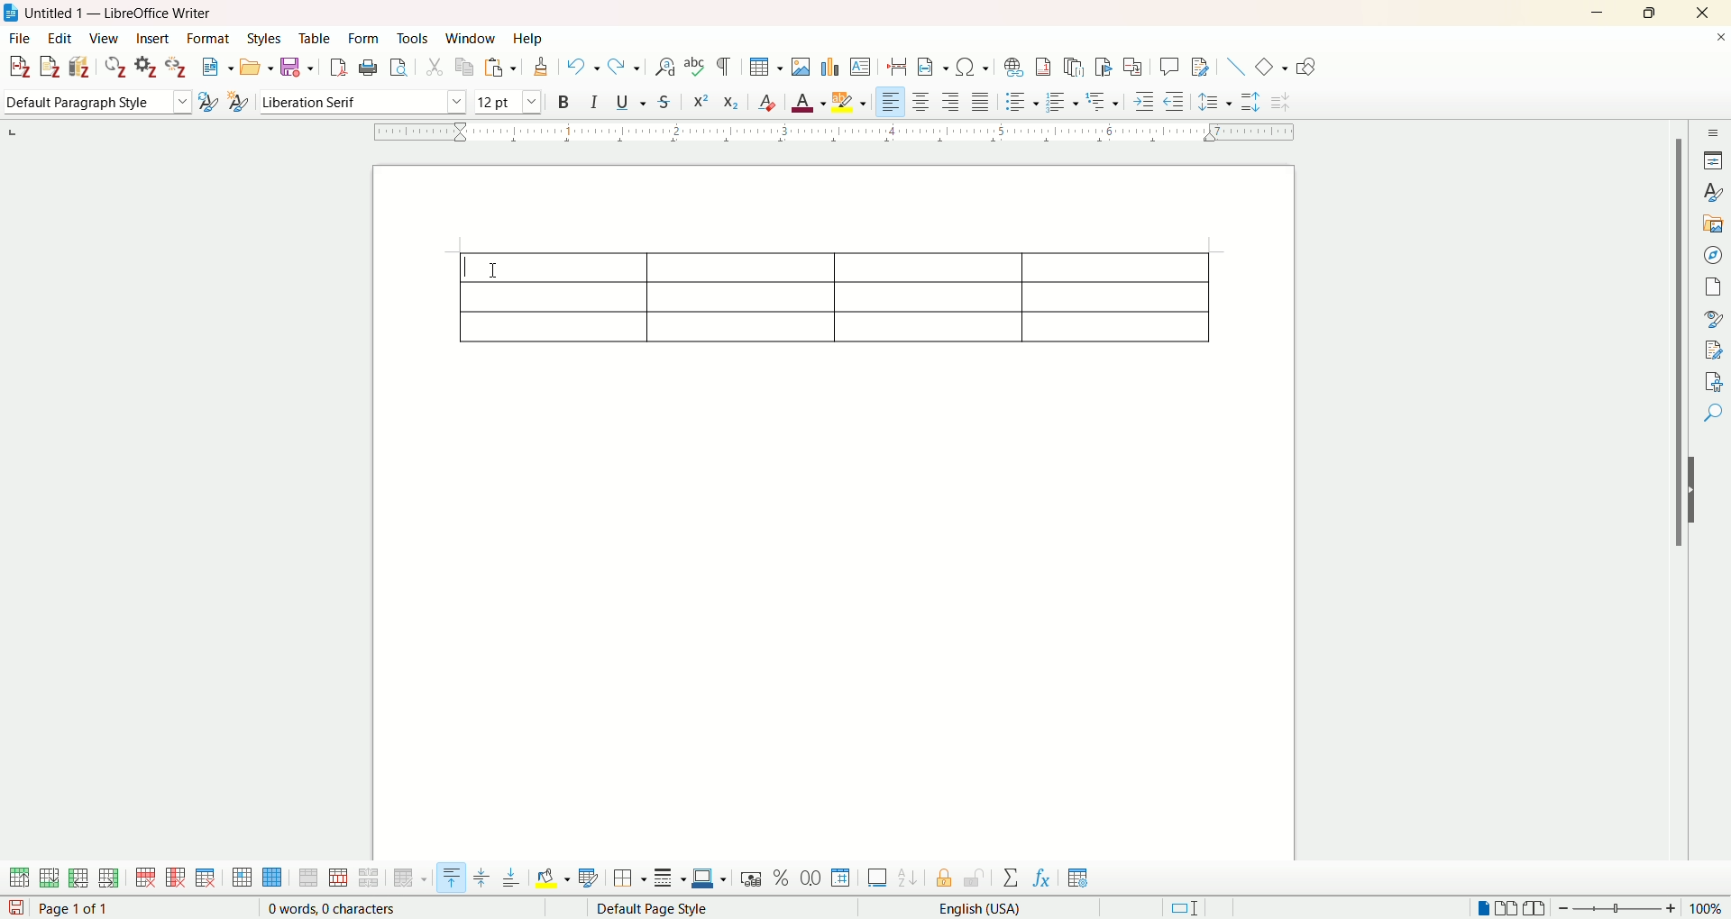  What do you see at coordinates (1712, 258) in the screenshot?
I see `navigator` at bounding box center [1712, 258].